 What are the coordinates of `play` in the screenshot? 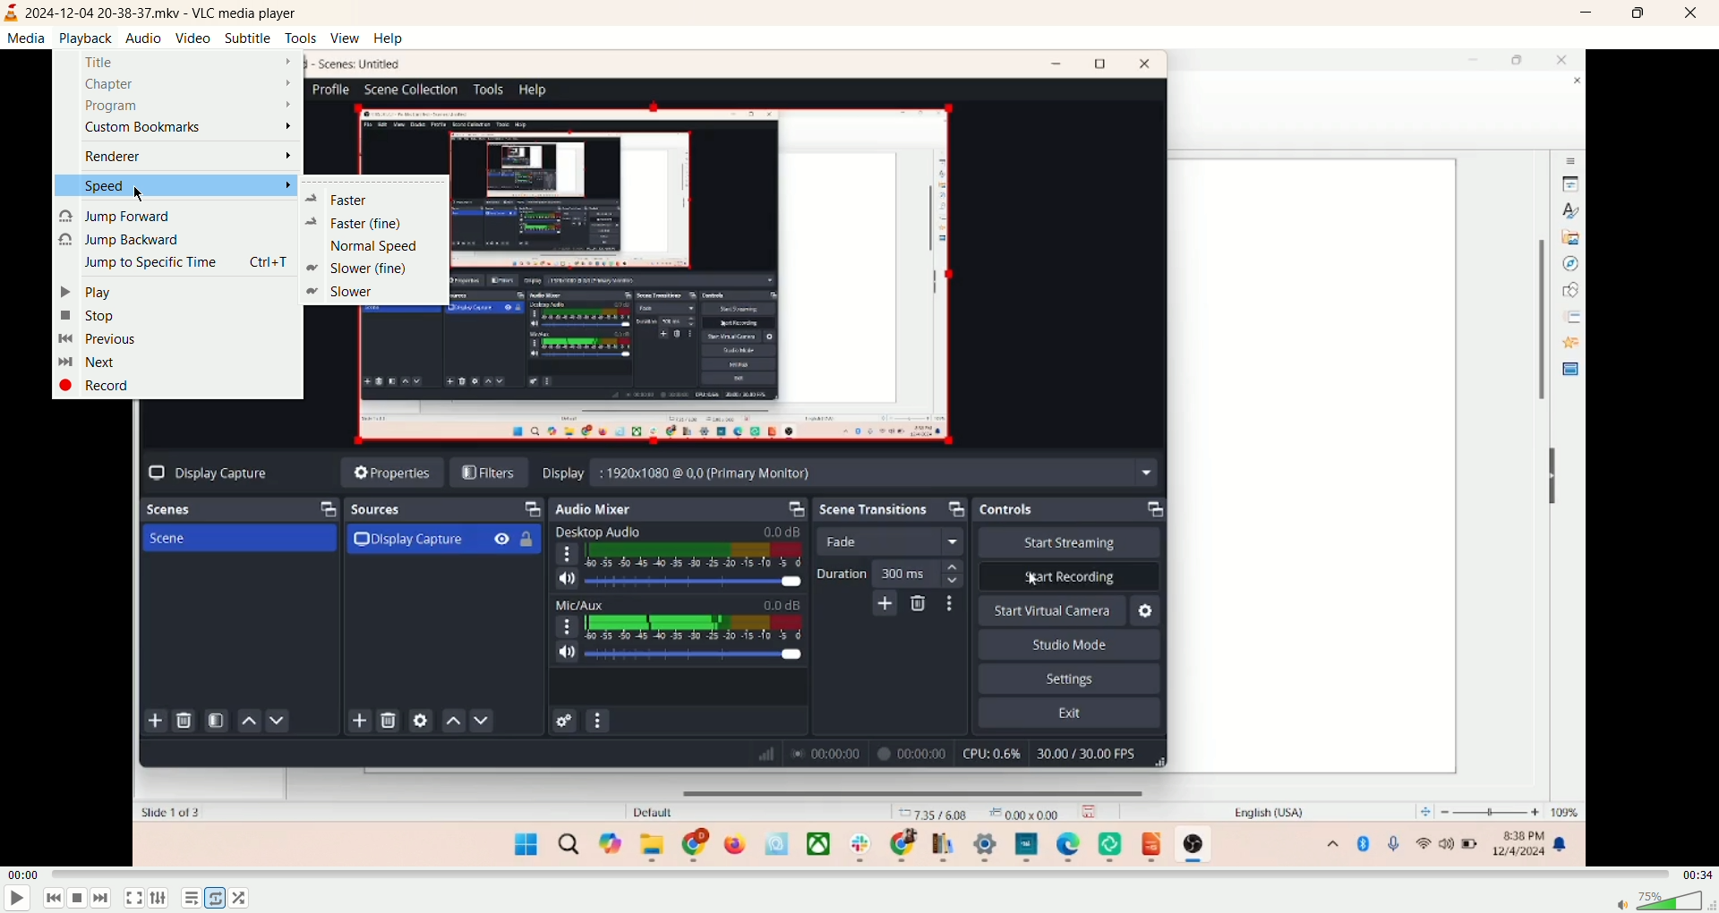 It's located at (84, 292).